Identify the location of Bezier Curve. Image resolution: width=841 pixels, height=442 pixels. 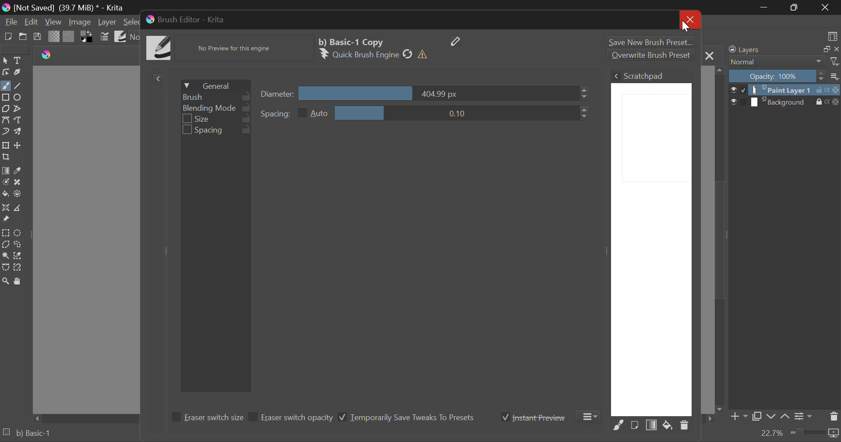
(7, 120).